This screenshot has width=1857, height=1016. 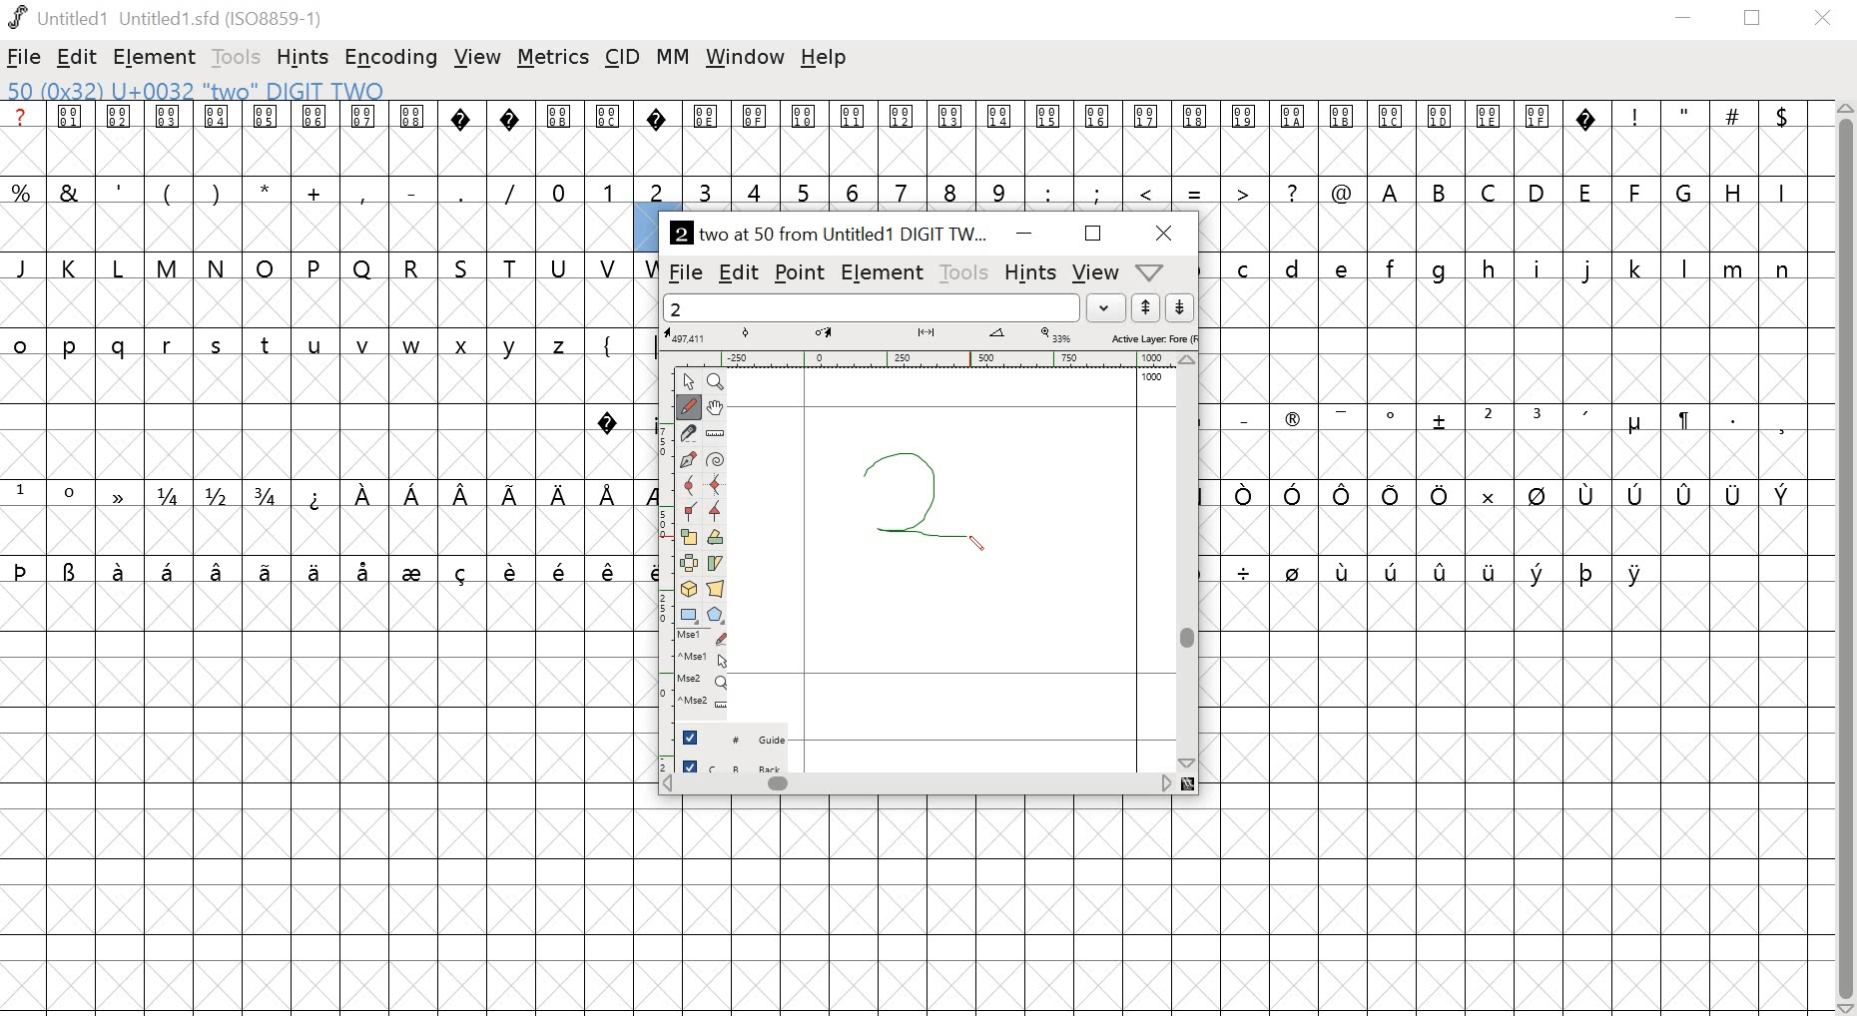 I want to click on tools, so click(x=237, y=58).